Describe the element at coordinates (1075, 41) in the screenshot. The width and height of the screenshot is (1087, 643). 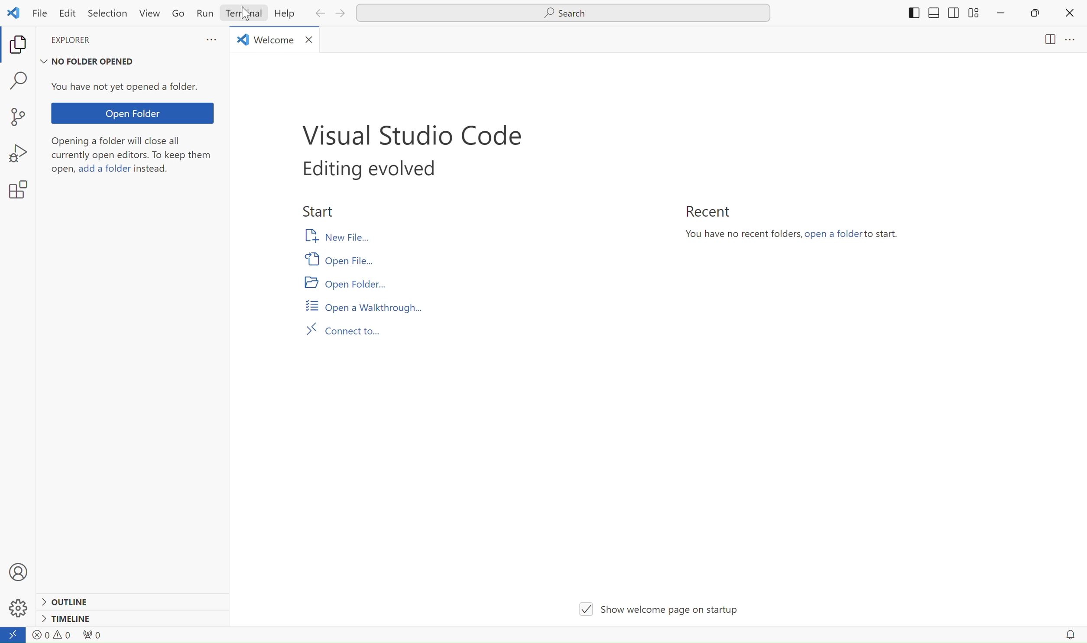
I see `menu` at that location.